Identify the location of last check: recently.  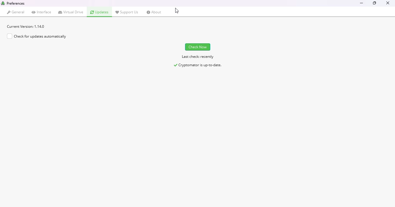
(197, 57).